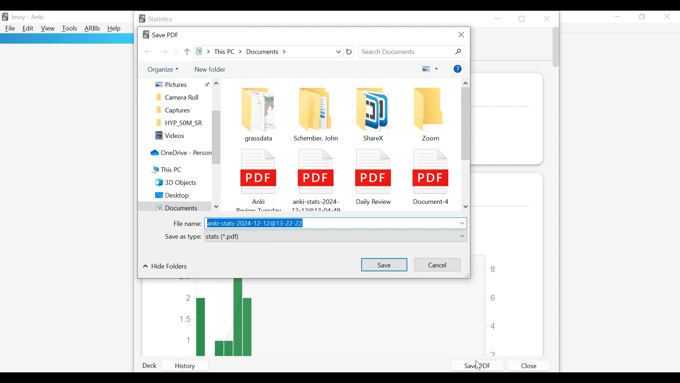 The image size is (680, 383). Describe the element at coordinates (217, 205) in the screenshot. I see `scroll down` at that location.